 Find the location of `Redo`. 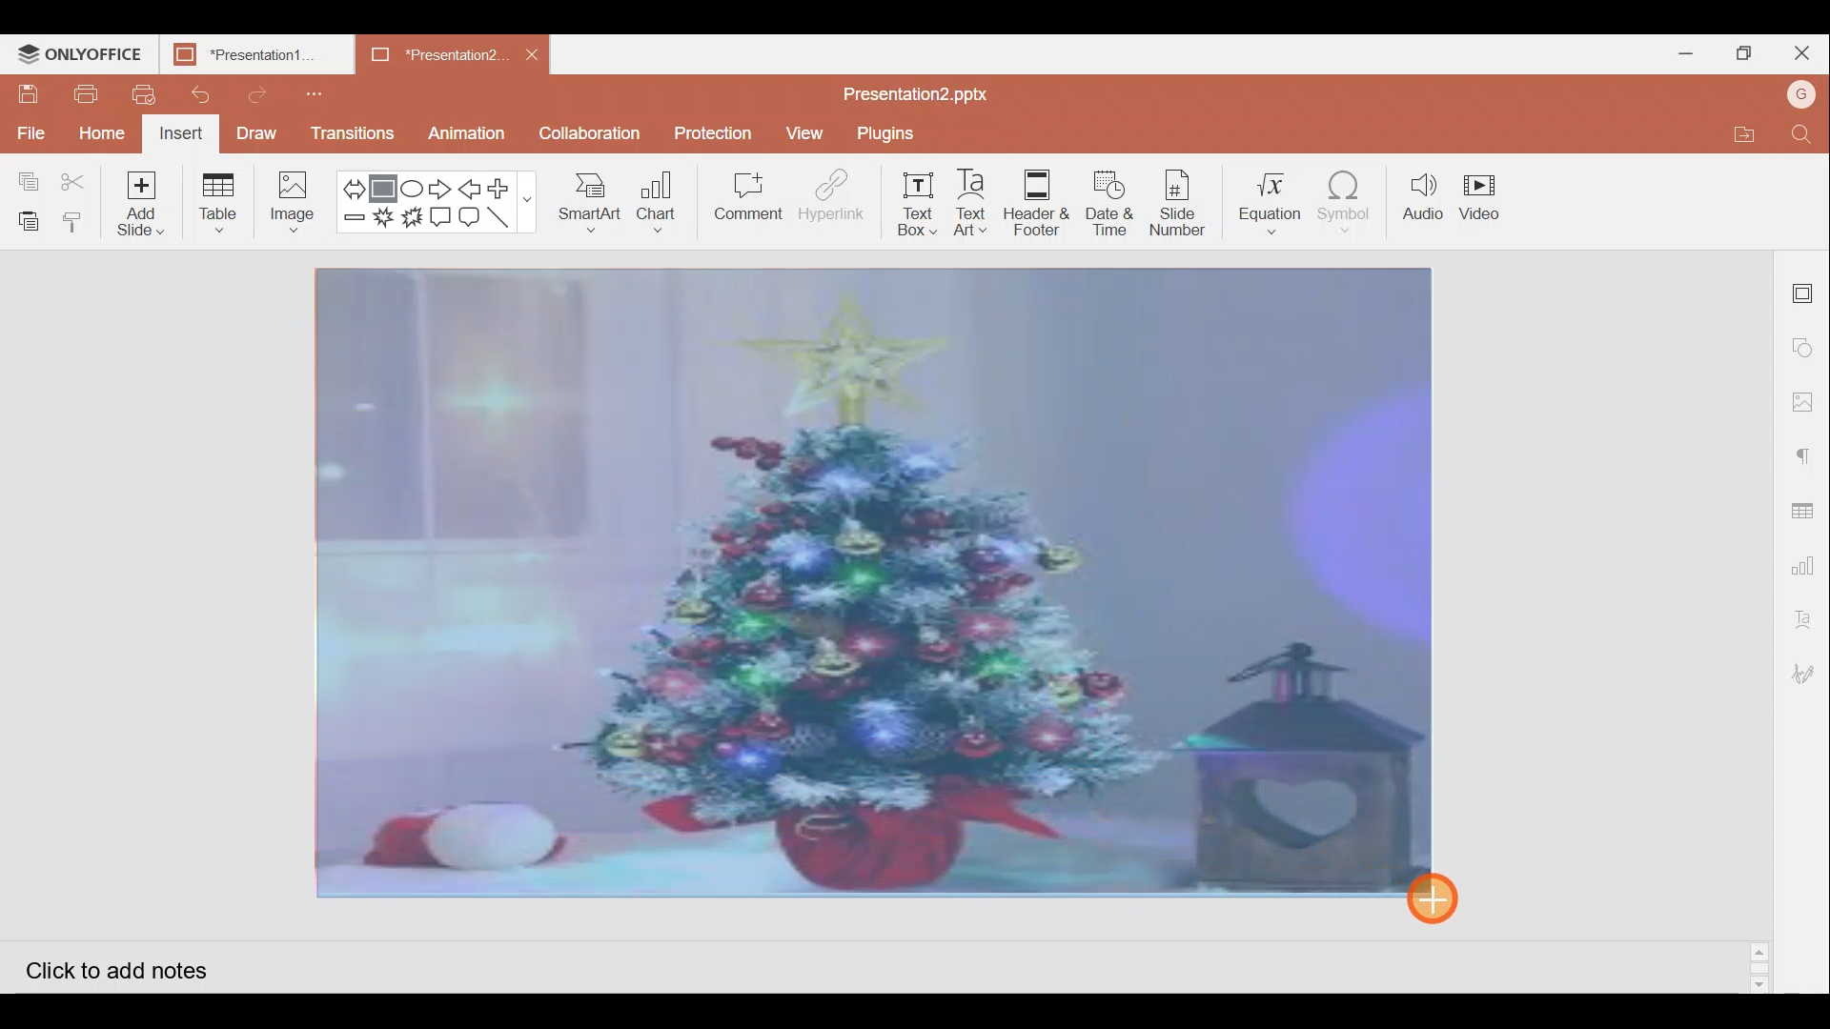

Redo is located at coordinates (261, 94).